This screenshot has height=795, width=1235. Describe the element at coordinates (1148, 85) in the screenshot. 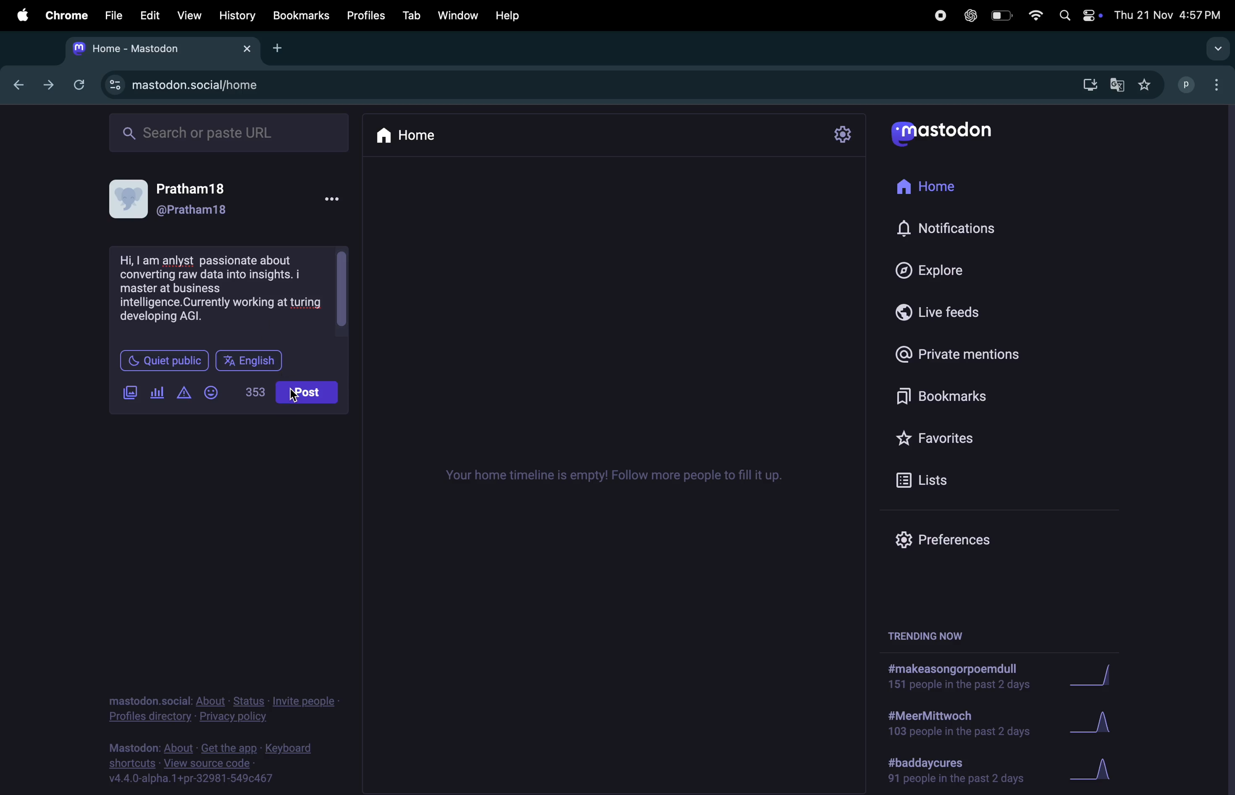

I see `favouited` at that location.